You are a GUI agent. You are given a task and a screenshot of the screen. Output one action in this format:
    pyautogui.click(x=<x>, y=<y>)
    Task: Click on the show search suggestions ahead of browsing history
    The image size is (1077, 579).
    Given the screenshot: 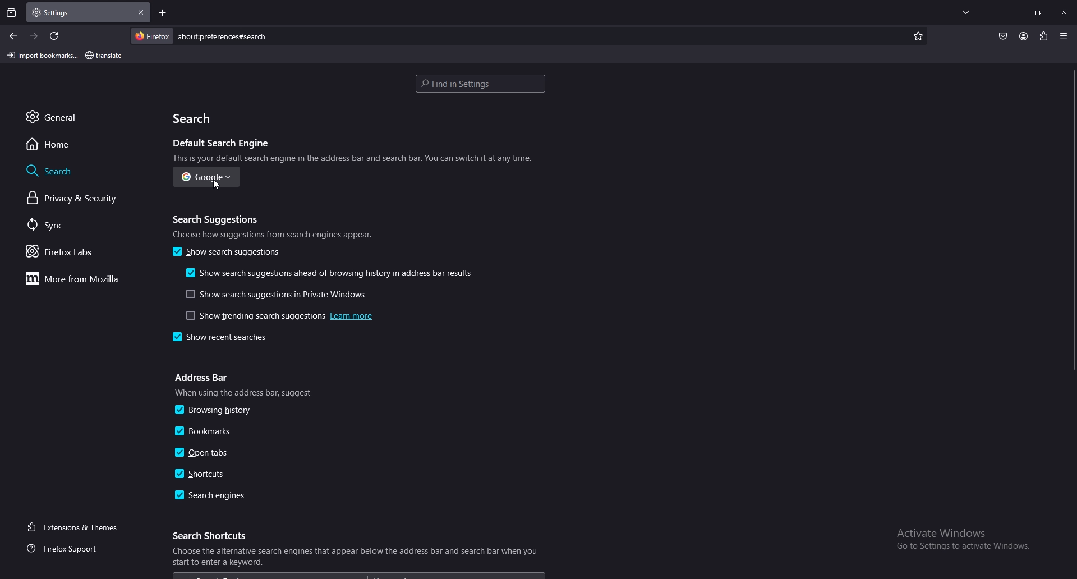 What is the action you would take?
    pyautogui.click(x=331, y=273)
    